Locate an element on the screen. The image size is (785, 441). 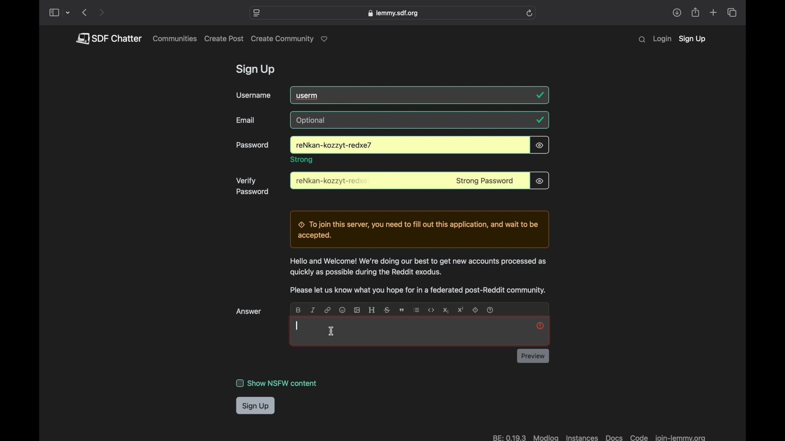
italic is located at coordinates (313, 310).